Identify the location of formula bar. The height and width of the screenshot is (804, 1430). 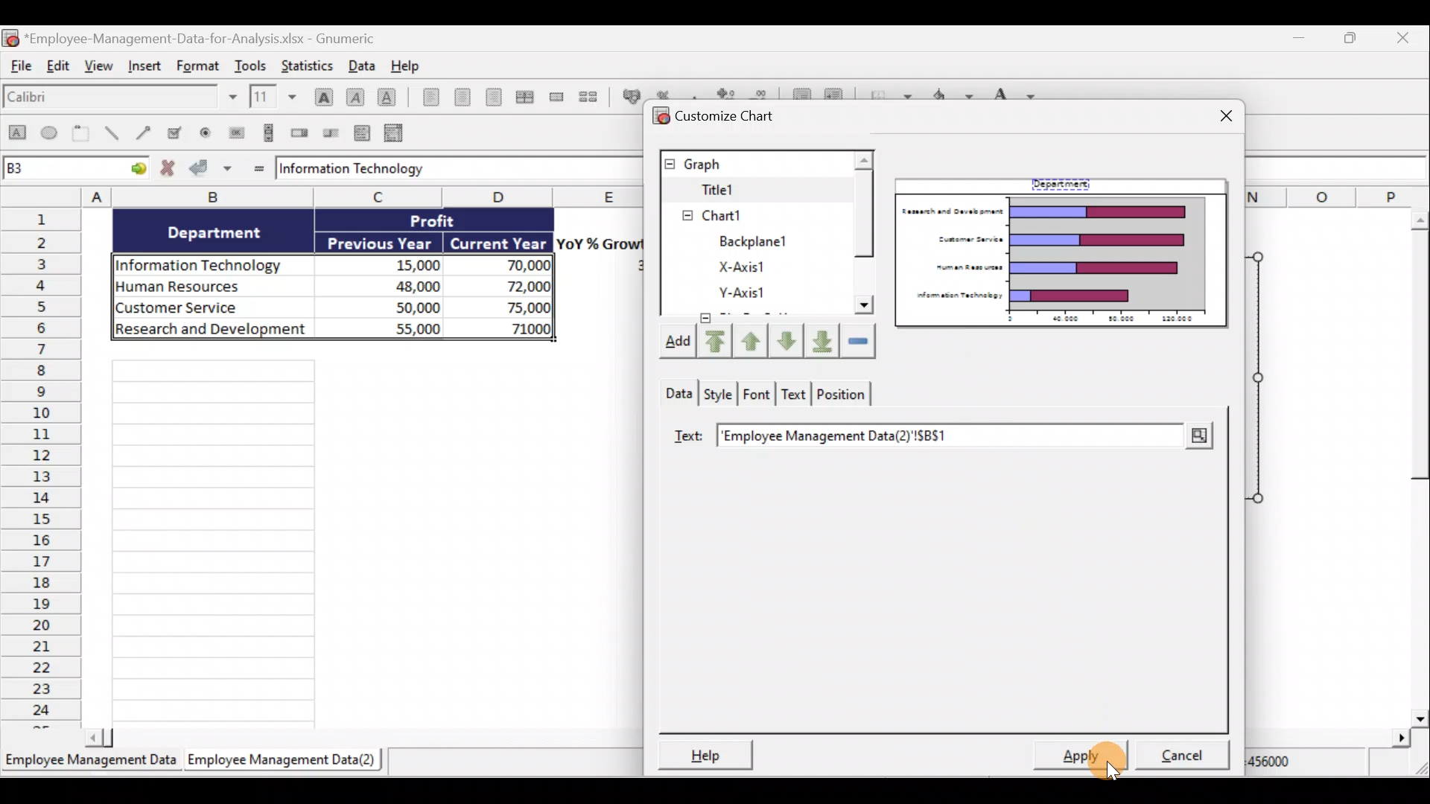
(446, 168).